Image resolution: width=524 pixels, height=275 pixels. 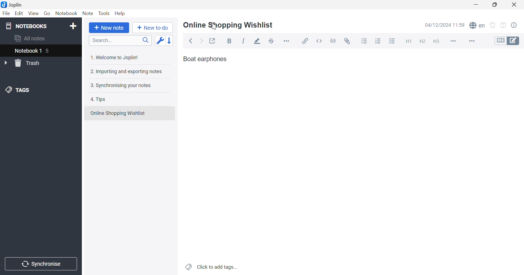 What do you see at coordinates (230, 41) in the screenshot?
I see `Bold` at bounding box center [230, 41].